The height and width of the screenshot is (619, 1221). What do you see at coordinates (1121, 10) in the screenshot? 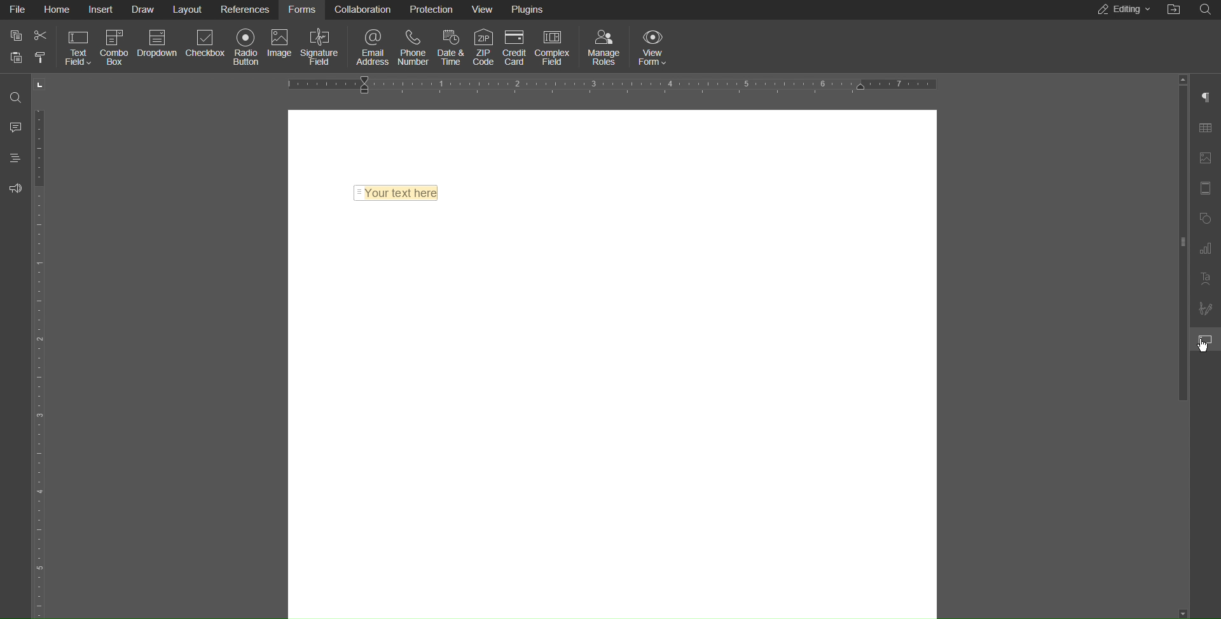
I see `Editing` at bounding box center [1121, 10].